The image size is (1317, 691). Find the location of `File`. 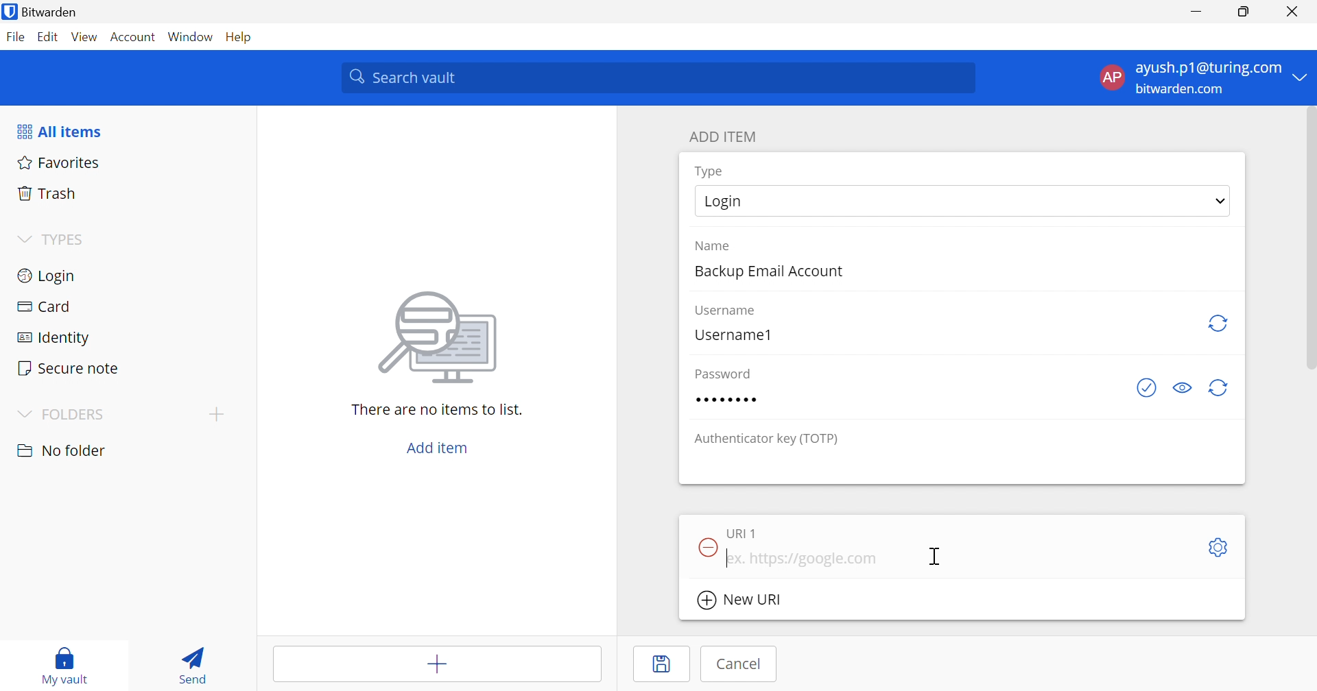

File is located at coordinates (15, 36).